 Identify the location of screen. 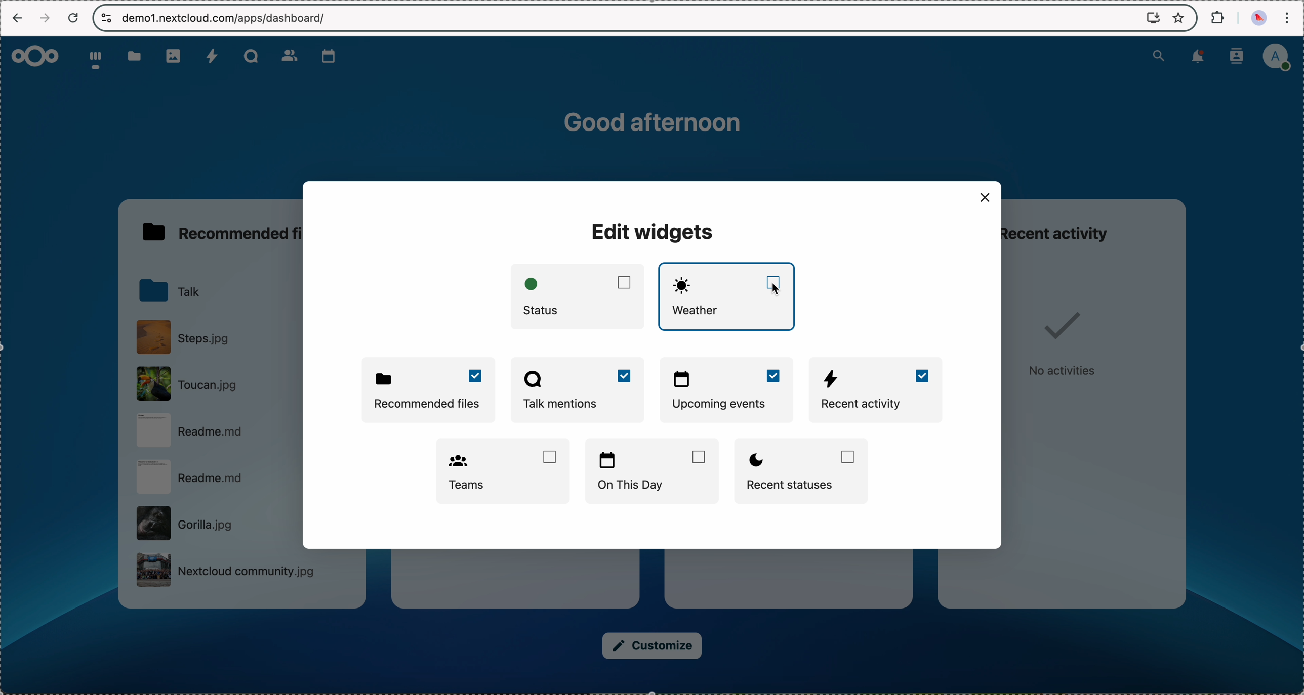
(1153, 18).